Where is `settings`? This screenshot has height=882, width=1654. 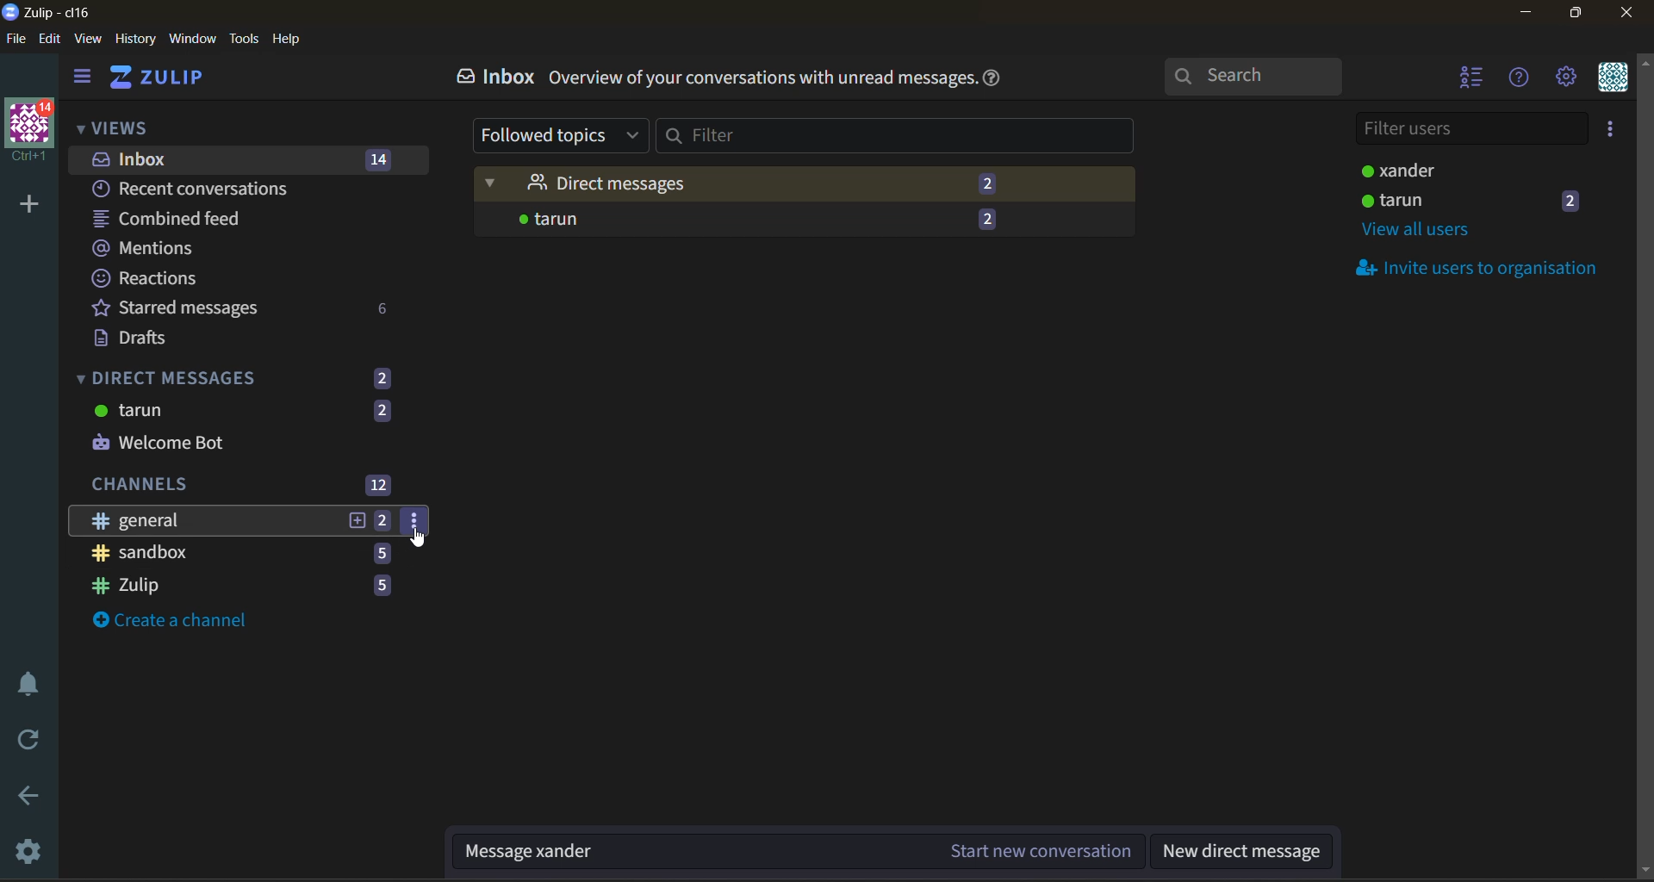
settings is located at coordinates (34, 851).